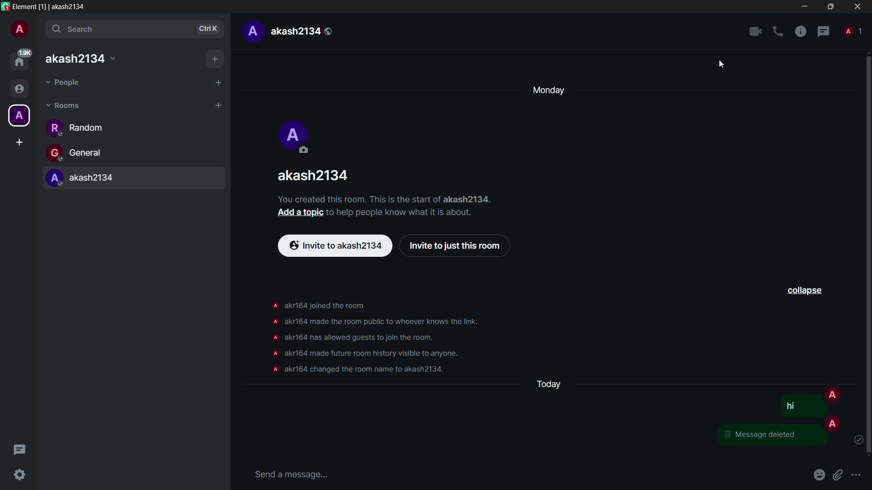  Describe the element at coordinates (867, 254) in the screenshot. I see `scroll down` at that location.